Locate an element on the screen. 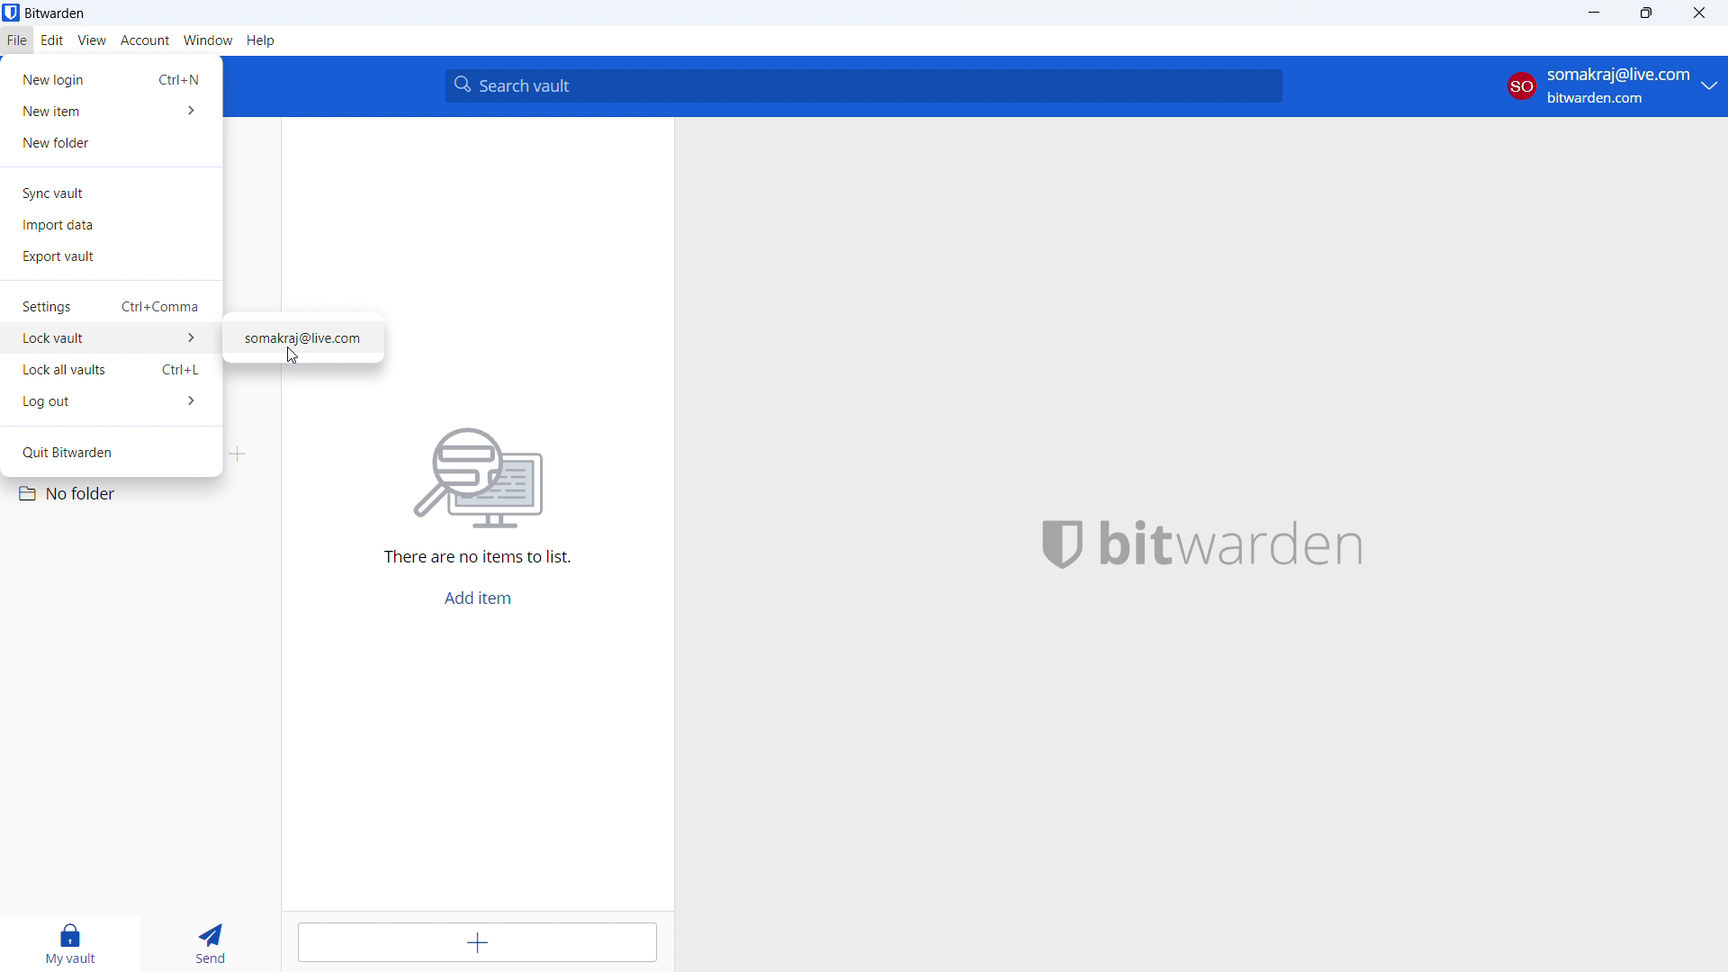 This screenshot has height=972, width=1728. close is located at coordinates (1700, 13).